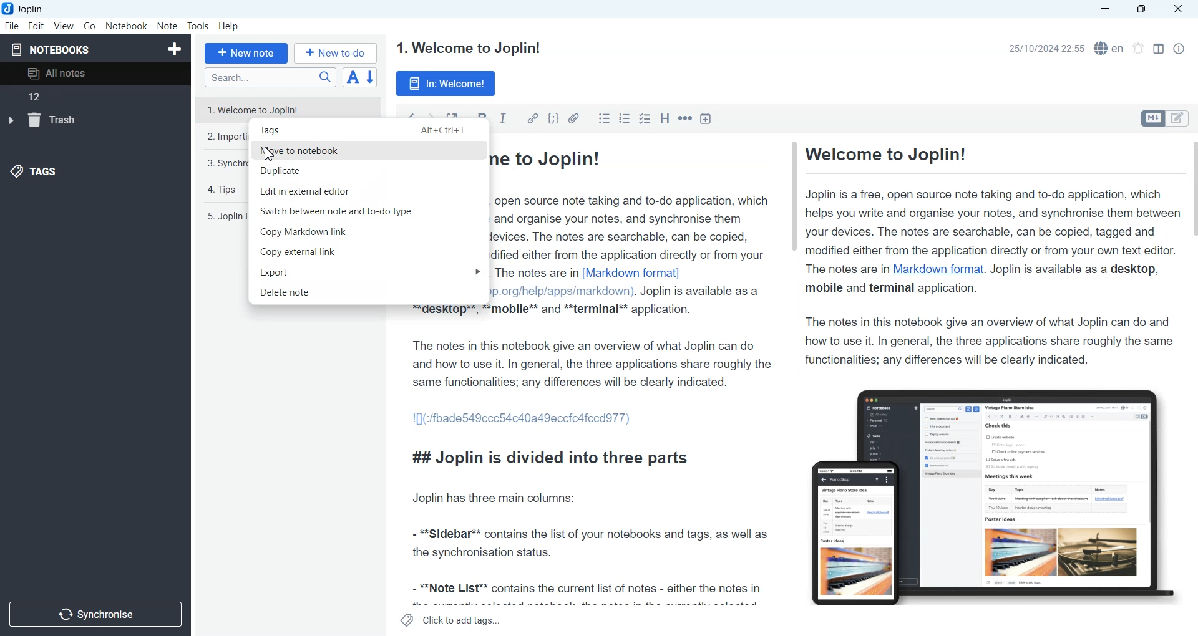 The width and height of the screenshot is (1198, 636). What do you see at coordinates (685, 118) in the screenshot?
I see `Horizontal rule` at bounding box center [685, 118].